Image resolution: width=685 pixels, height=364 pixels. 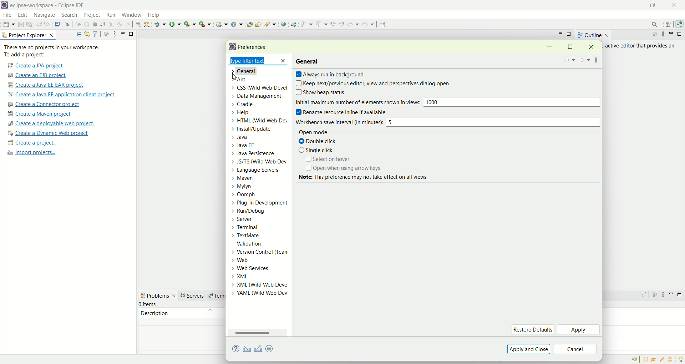 What do you see at coordinates (681, 359) in the screenshot?
I see `tip of the day` at bounding box center [681, 359].